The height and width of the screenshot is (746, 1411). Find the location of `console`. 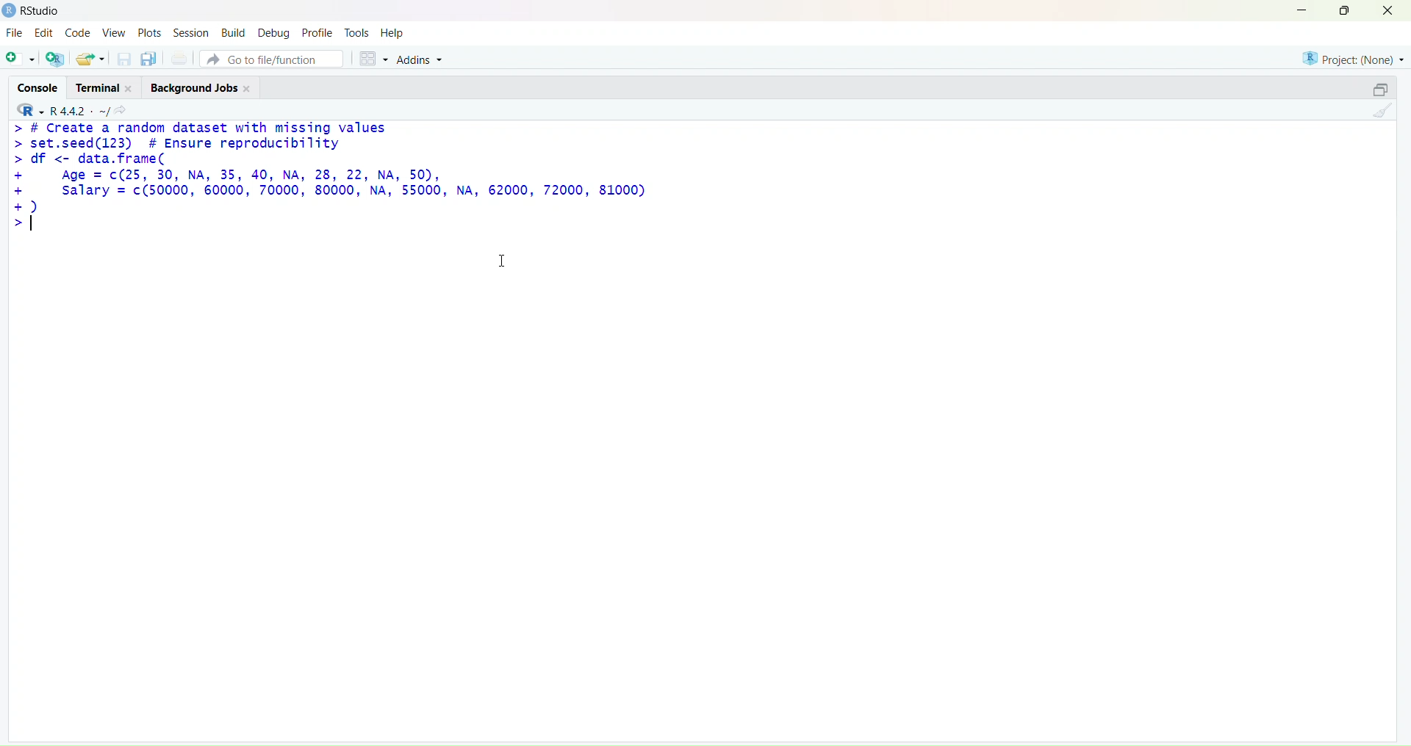

console is located at coordinates (38, 87).